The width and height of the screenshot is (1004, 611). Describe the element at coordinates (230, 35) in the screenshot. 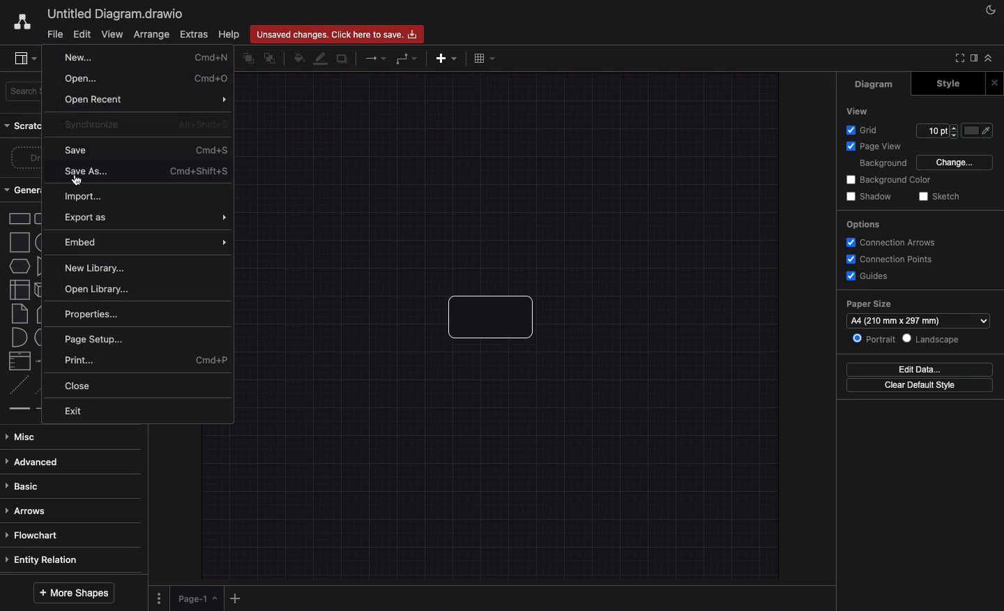

I see `Help` at that location.